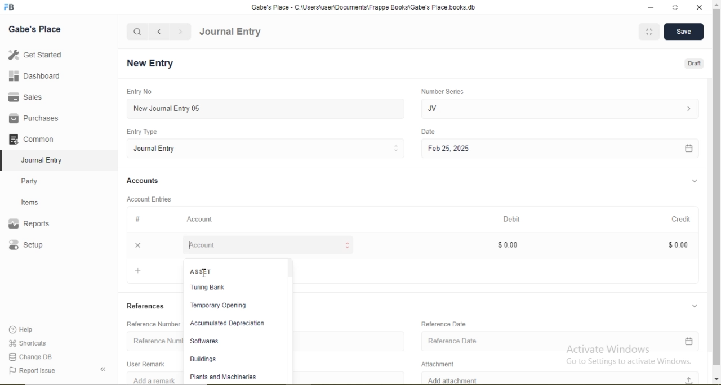  Describe the element at coordinates (149, 363) in the screenshot. I see `User Remark` at that location.